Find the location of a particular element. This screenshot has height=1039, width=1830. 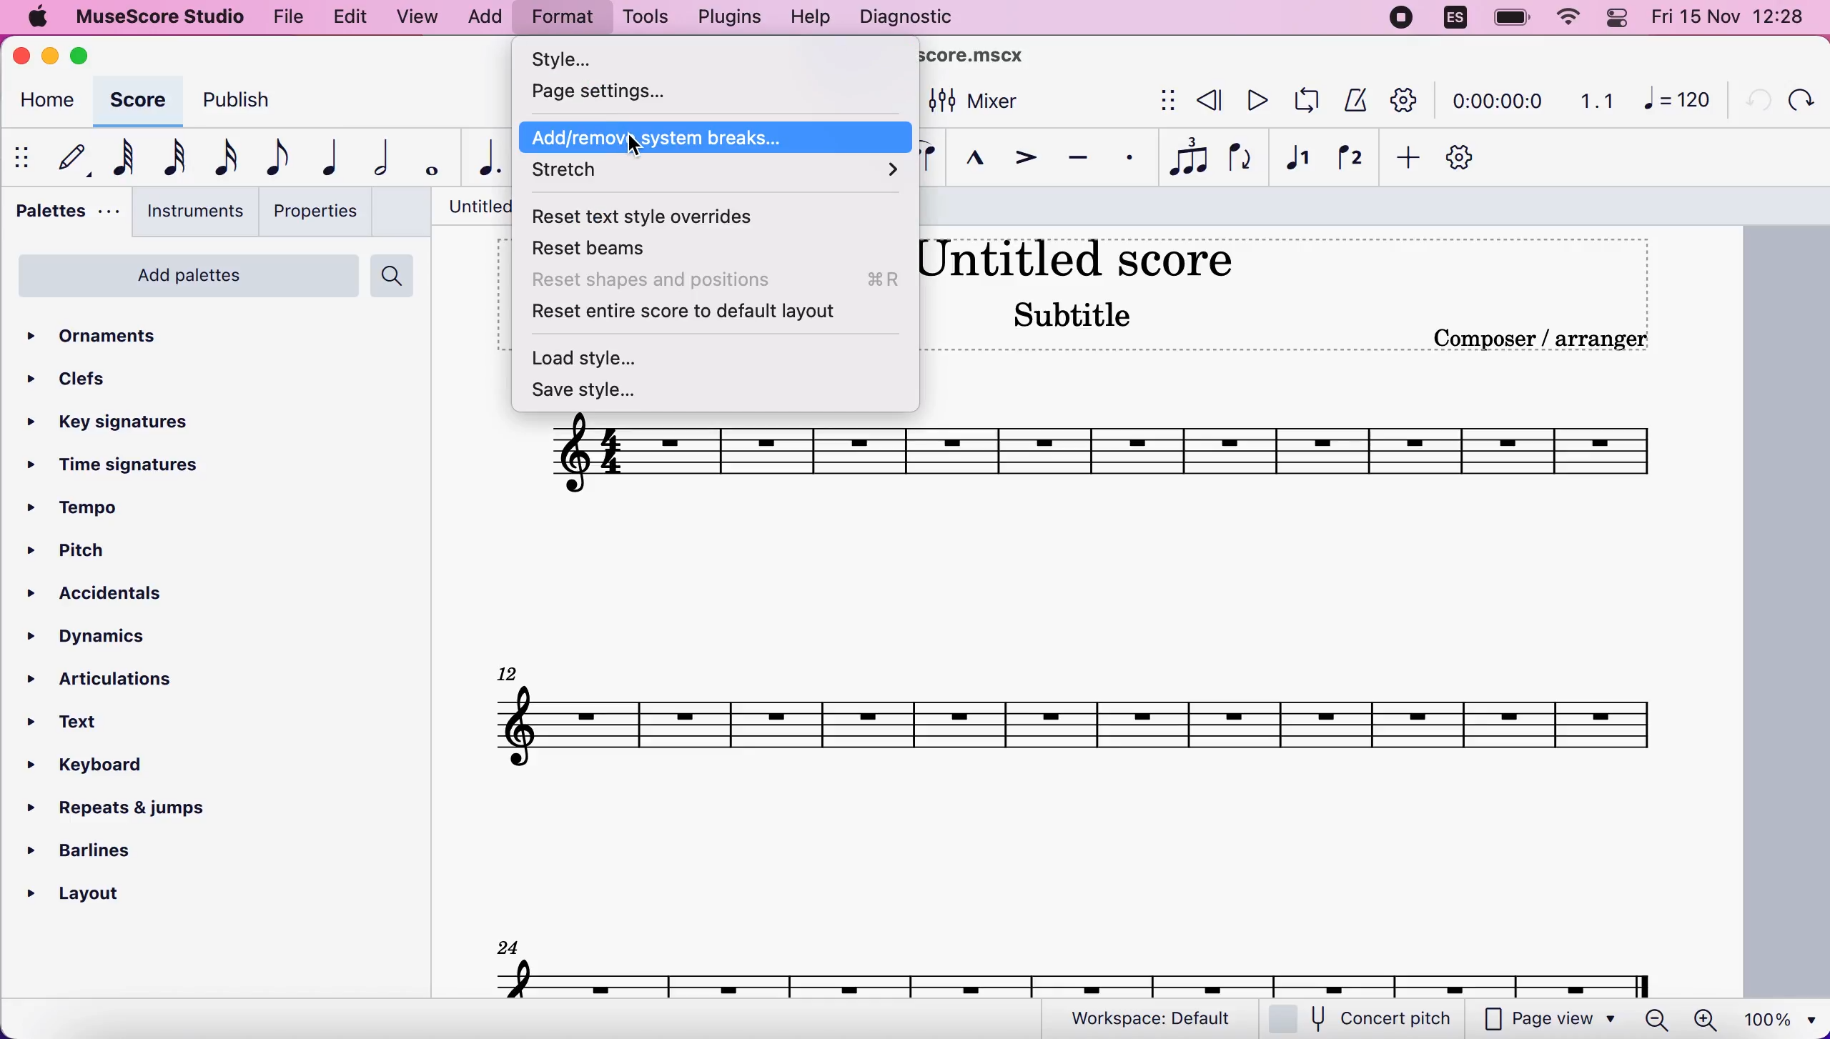

score is located at coordinates (1077, 978).